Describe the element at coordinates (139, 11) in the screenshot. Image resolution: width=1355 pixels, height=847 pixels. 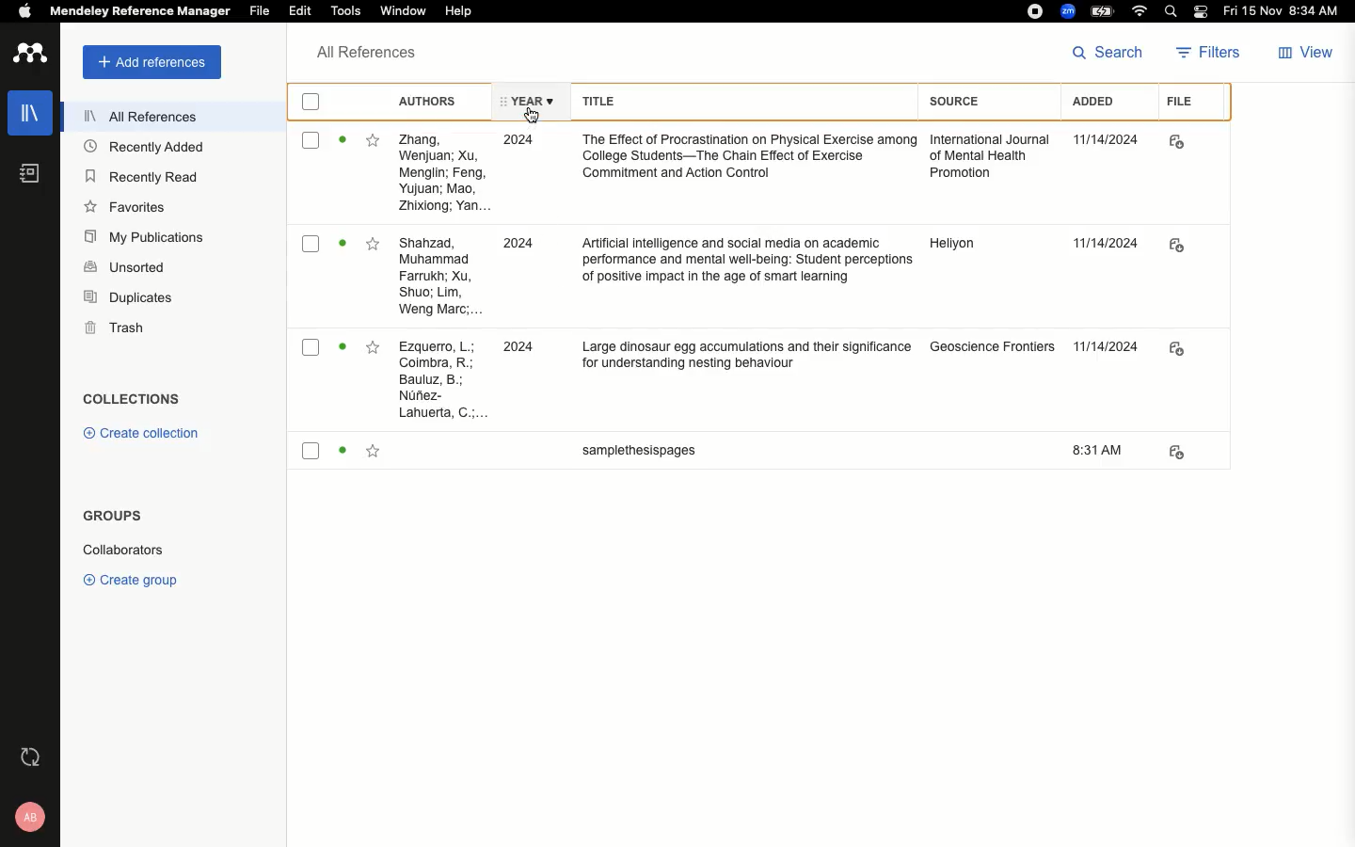
I see `Mendeley reference manager` at that location.